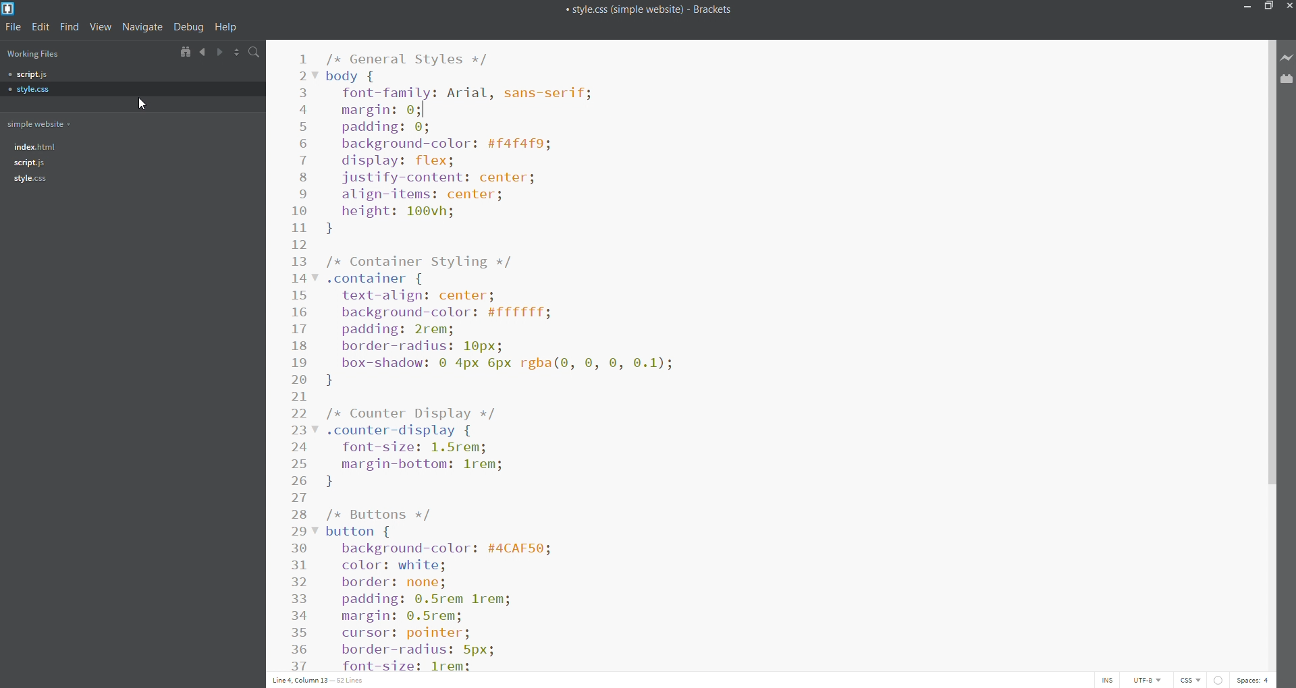 The image size is (1296, 688). I want to click on live preview, so click(1287, 59).